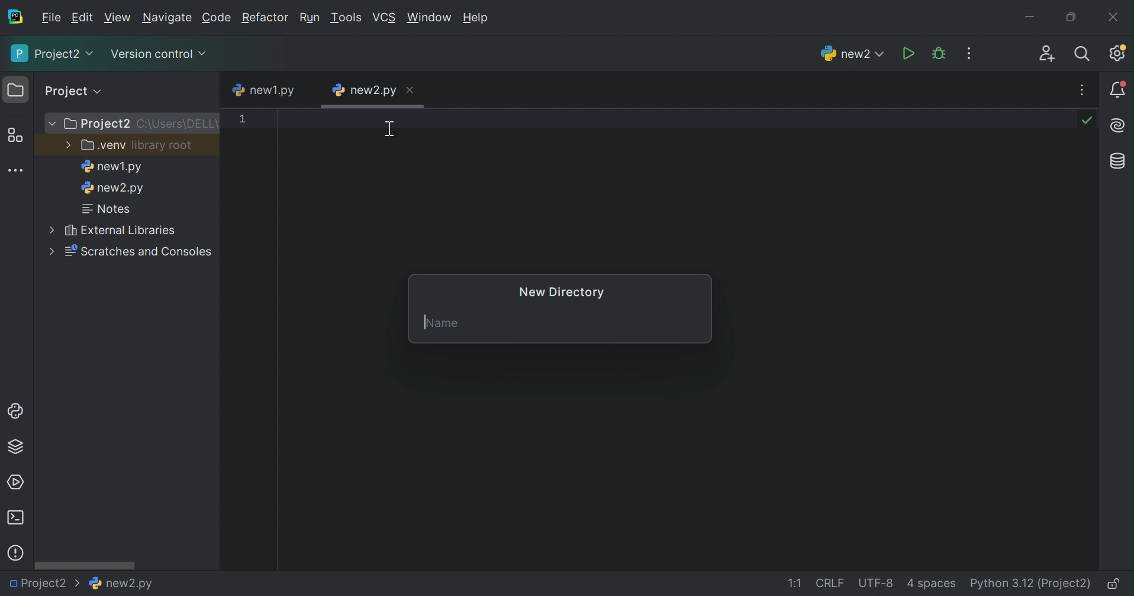  I want to click on More tool windows, so click(17, 170).